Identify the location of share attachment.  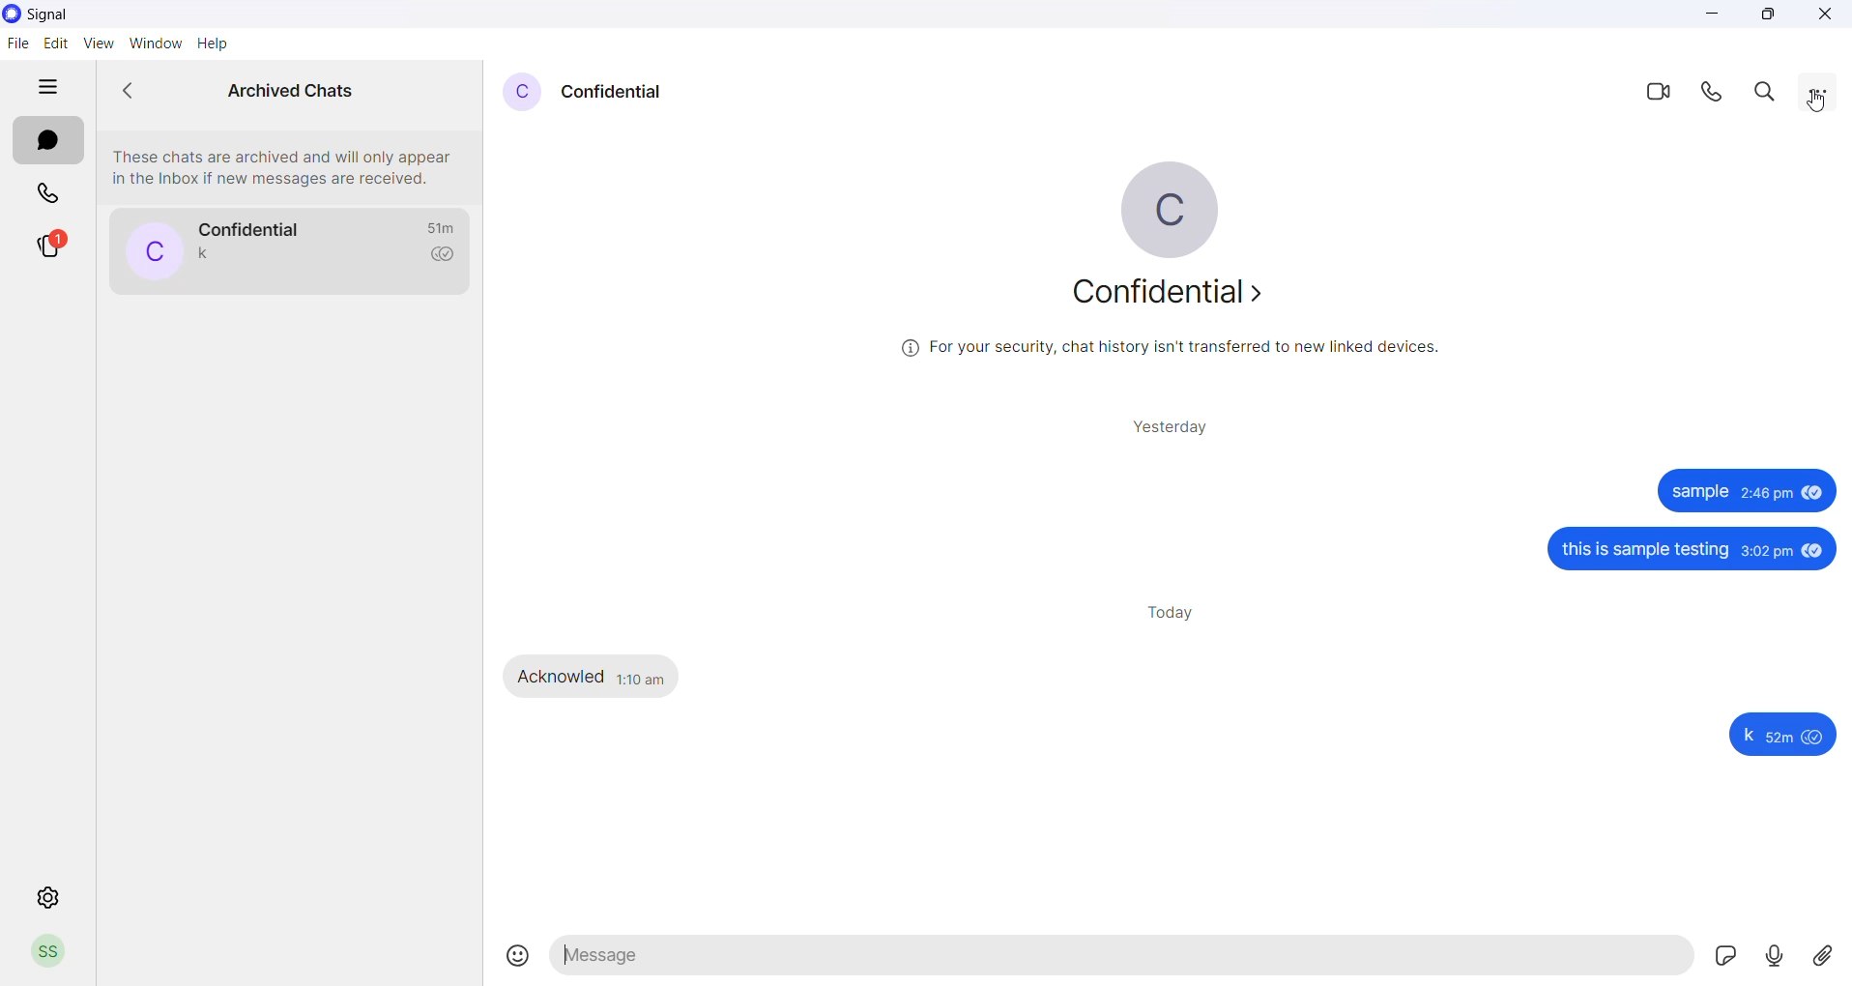
(1830, 956).